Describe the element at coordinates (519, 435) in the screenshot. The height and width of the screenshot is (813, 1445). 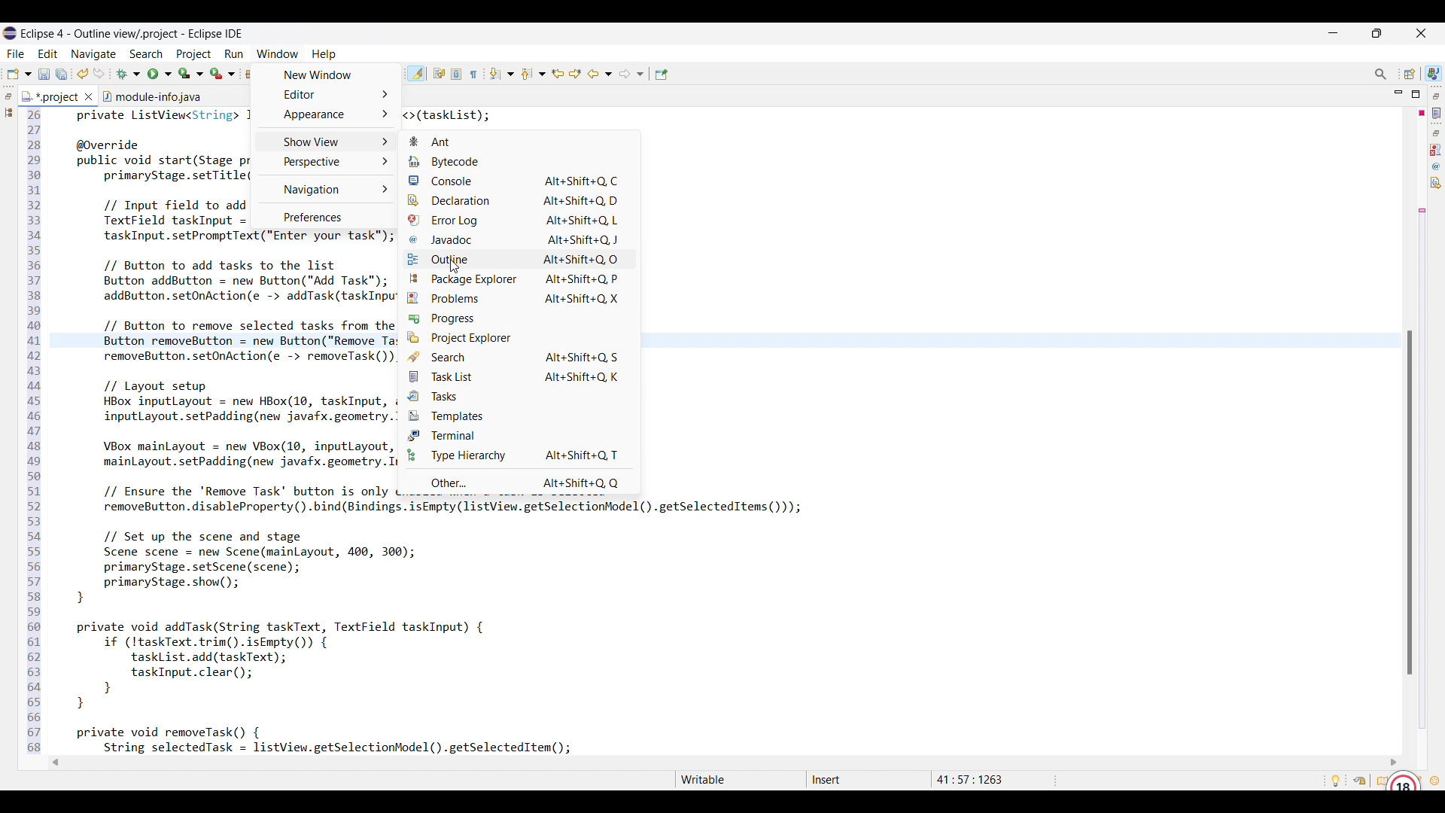
I see `Terminal` at that location.